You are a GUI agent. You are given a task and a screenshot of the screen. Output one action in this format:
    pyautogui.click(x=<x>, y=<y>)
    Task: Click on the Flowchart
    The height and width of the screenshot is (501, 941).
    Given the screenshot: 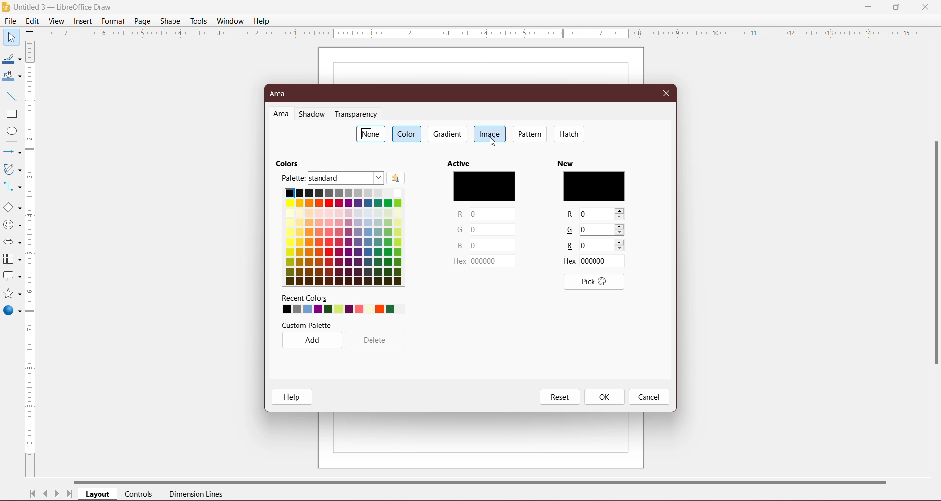 What is the action you would take?
    pyautogui.click(x=12, y=260)
    